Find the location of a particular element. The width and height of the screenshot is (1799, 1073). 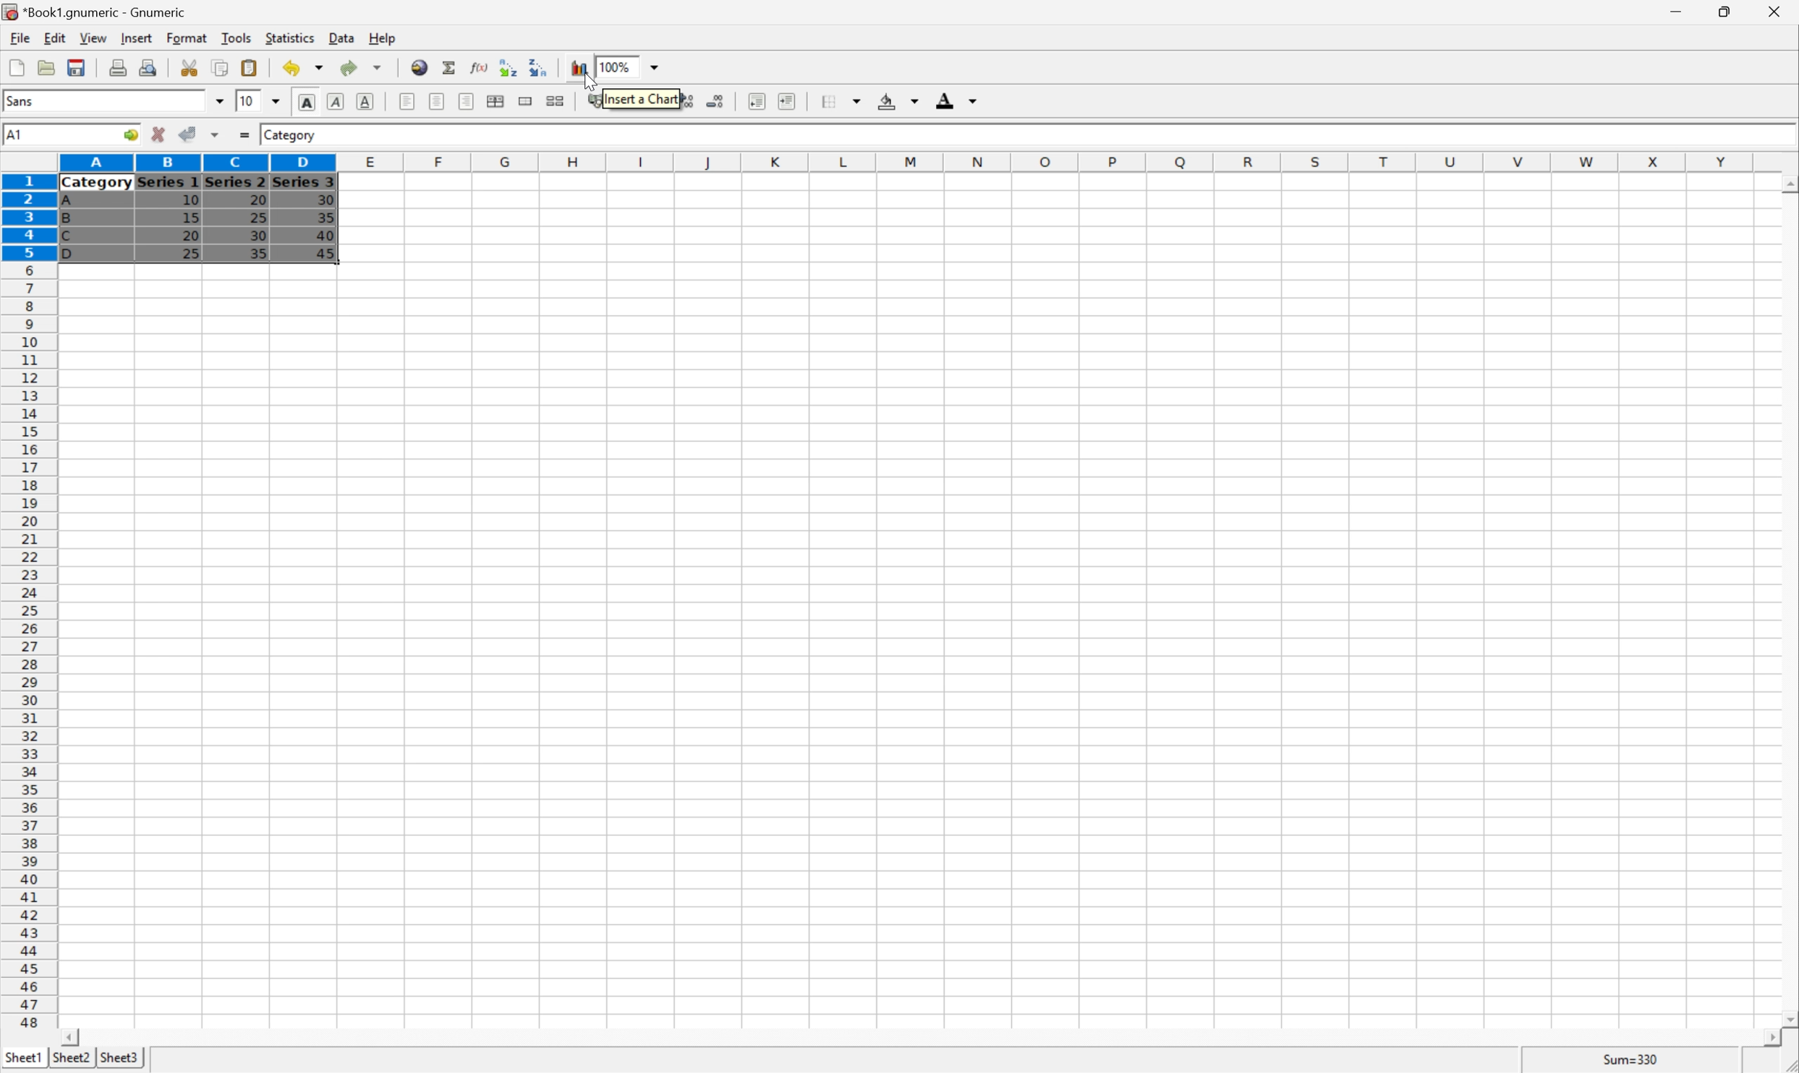

Sheet2 is located at coordinates (71, 1058).